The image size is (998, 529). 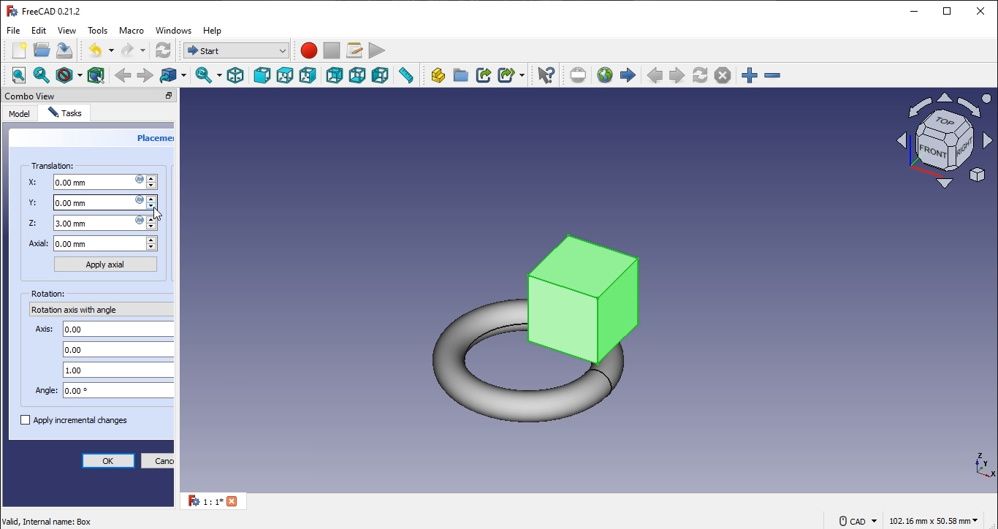 I want to click on redo, so click(x=134, y=49).